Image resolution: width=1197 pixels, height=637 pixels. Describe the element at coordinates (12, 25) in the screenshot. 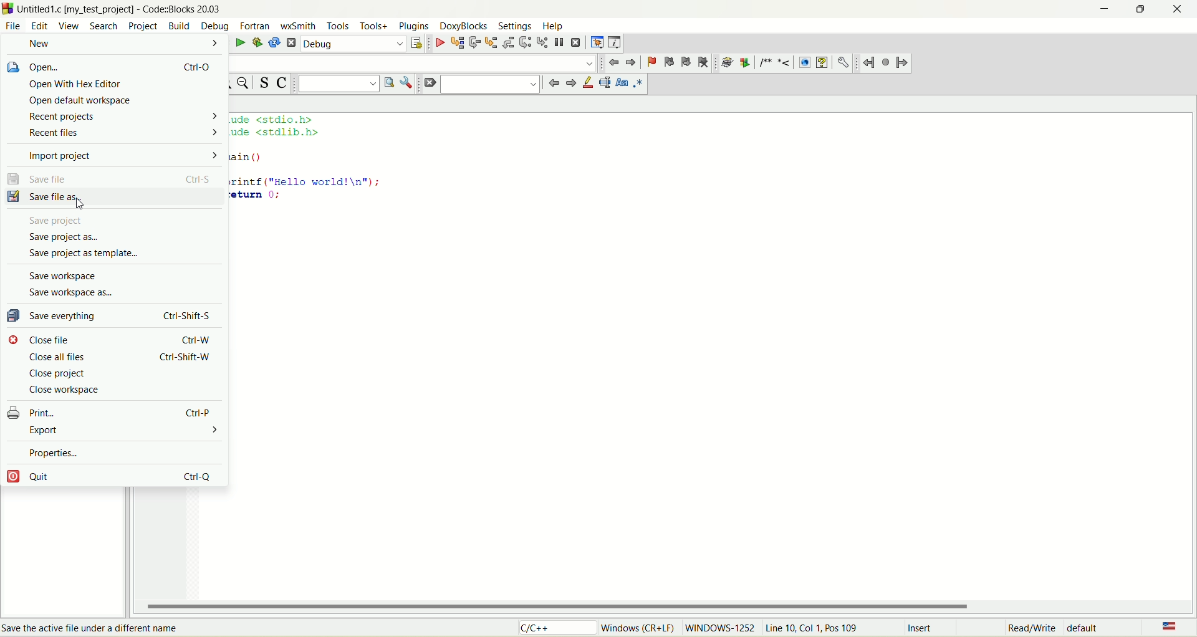

I see `file` at that location.